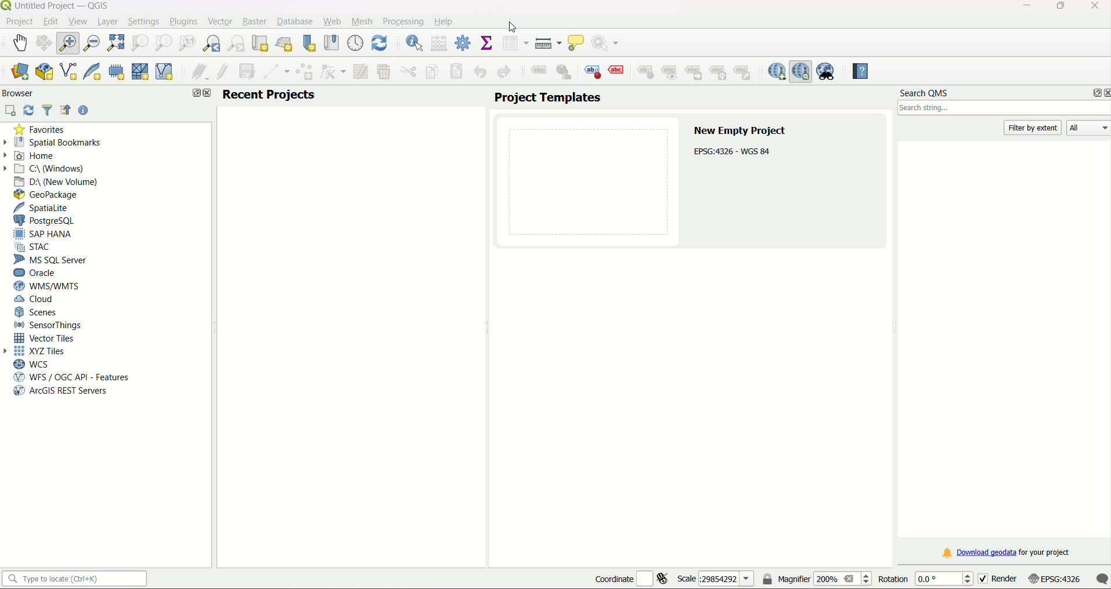 Image resolution: width=1111 pixels, height=589 pixels. I want to click on toggle display, so click(618, 70).